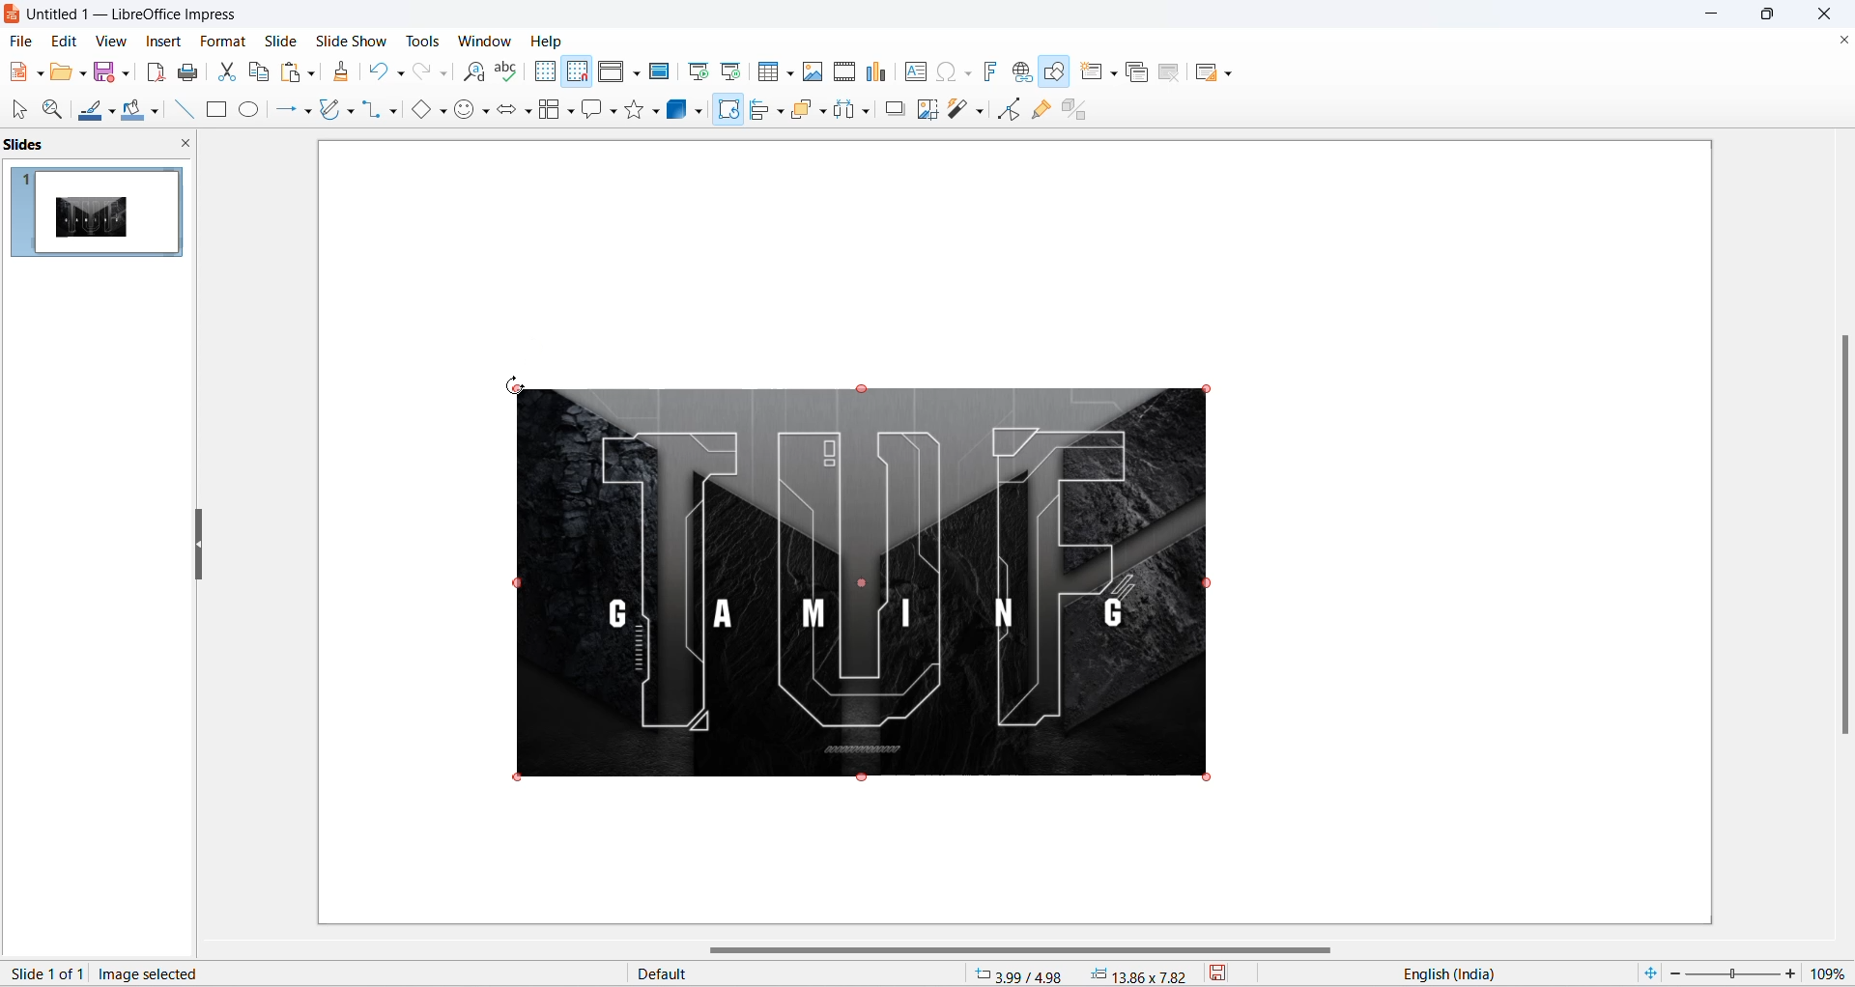  I want to click on align, so click(761, 110).